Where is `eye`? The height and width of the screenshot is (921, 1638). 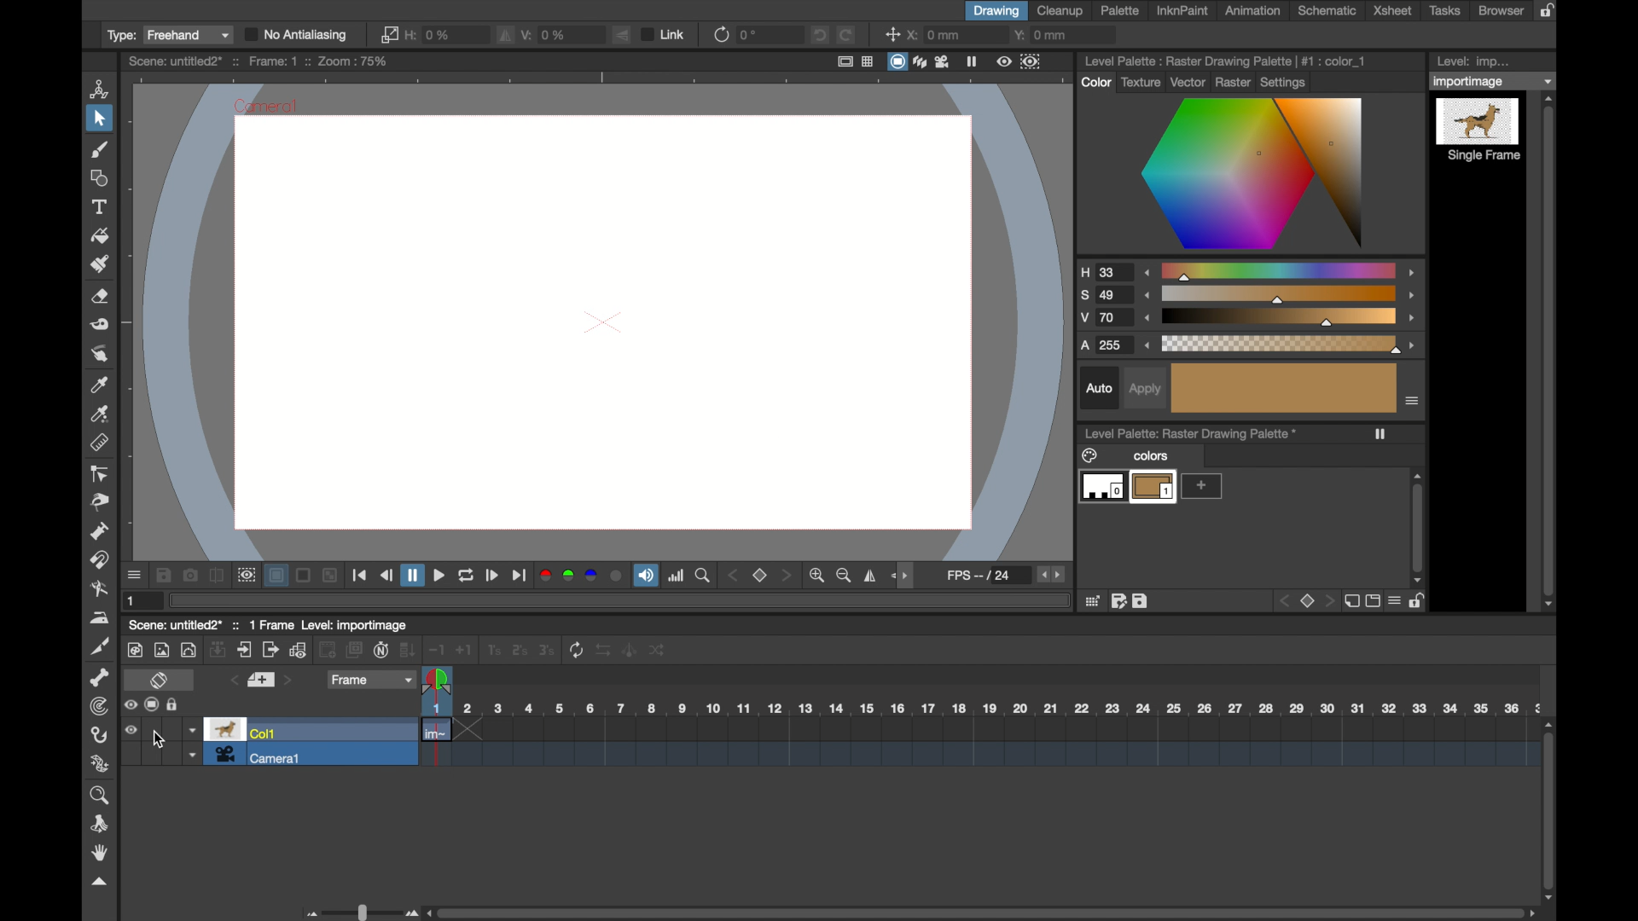 eye is located at coordinates (131, 730).